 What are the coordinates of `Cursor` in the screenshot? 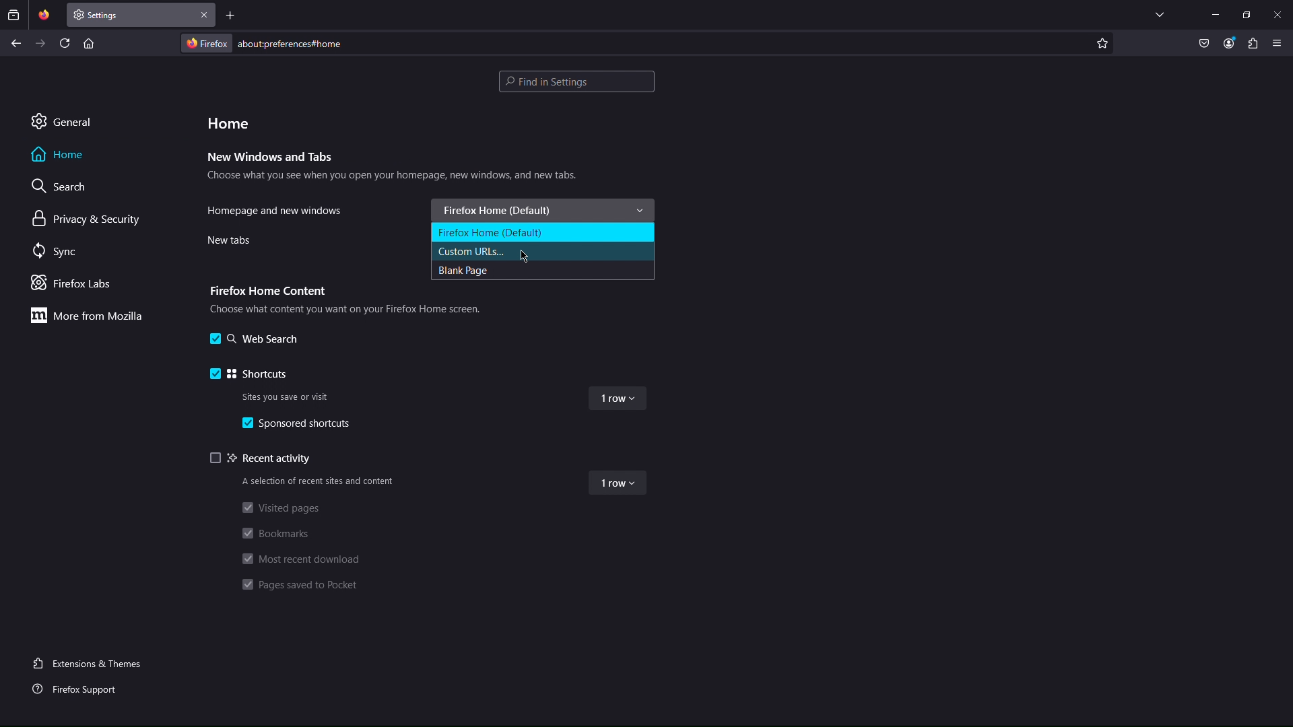 It's located at (525, 255).